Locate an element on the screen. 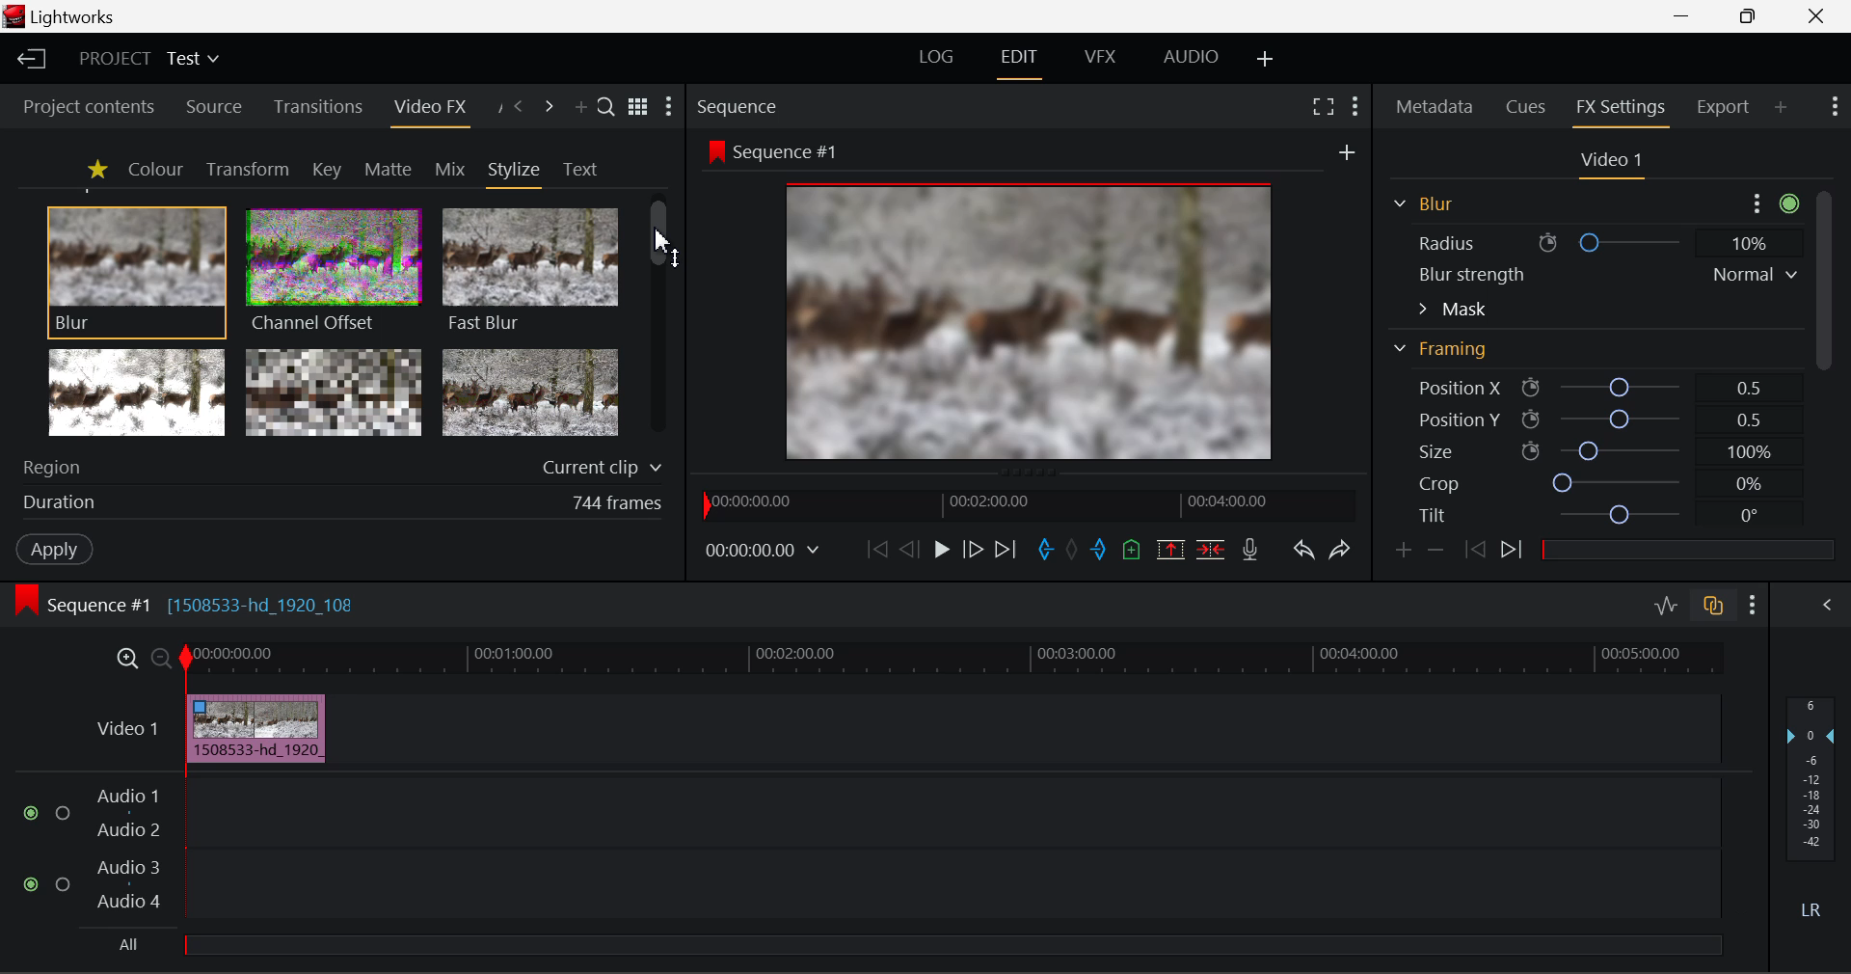  Video Layer is located at coordinates (123, 727).